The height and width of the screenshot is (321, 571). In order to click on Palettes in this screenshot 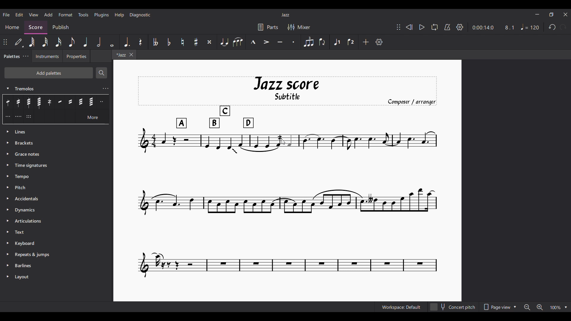, I will do `click(11, 56)`.